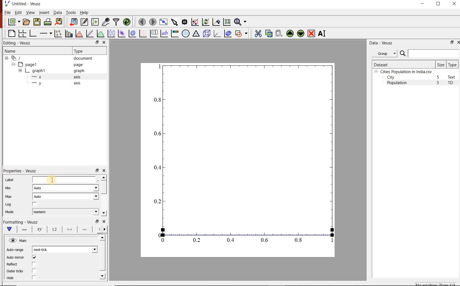 This screenshot has width=460, height=286. I want to click on y axis, so click(57, 83).